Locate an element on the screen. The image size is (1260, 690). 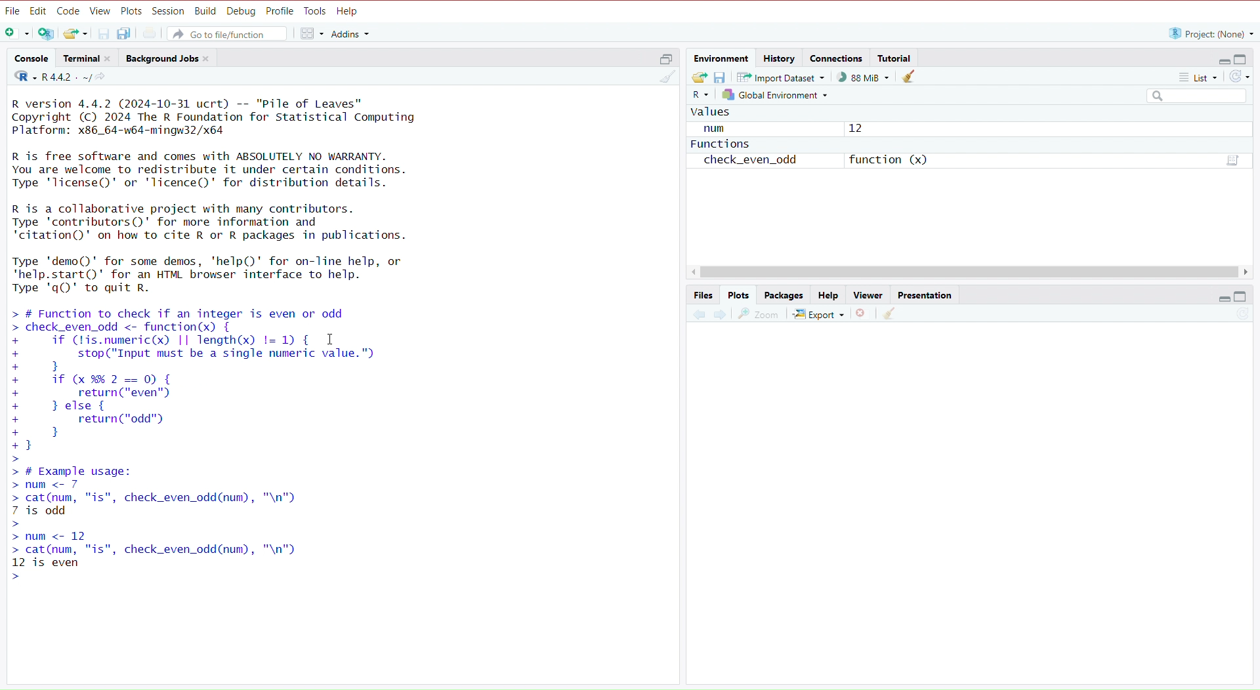
clear console is located at coordinates (662, 78).